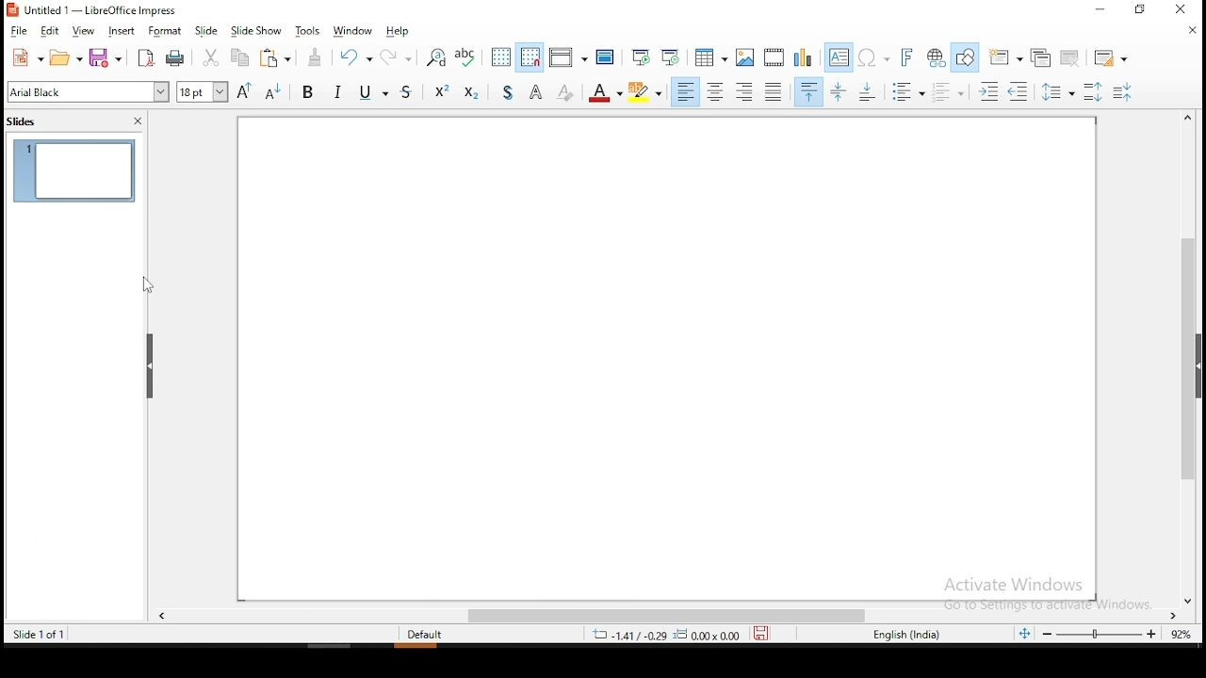  Describe the element at coordinates (140, 121) in the screenshot. I see `close pane` at that location.